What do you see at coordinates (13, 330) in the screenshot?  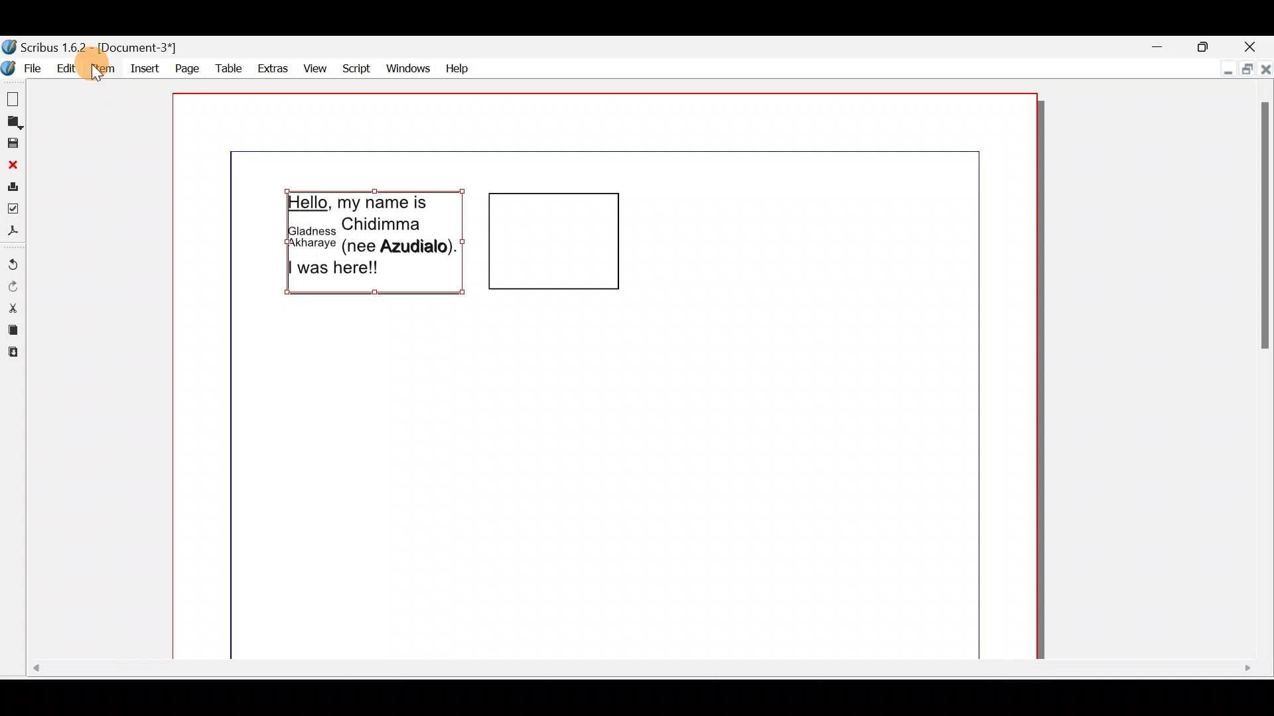 I see `Copy` at bounding box center [13, 330].